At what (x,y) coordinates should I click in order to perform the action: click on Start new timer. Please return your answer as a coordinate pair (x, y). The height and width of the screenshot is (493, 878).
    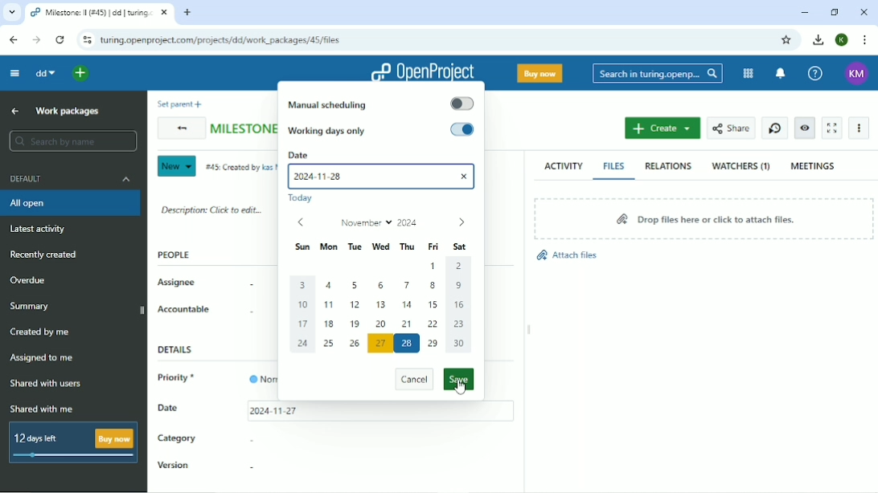
    Looking at the image, I should click on (775, 128).